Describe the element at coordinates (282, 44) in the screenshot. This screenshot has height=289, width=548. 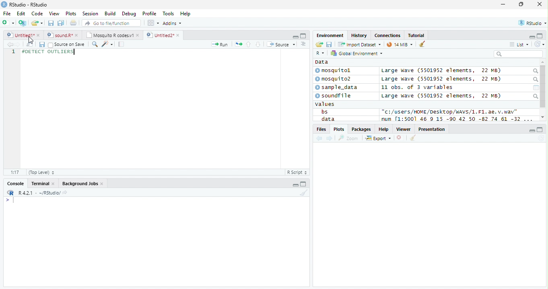
I see `Source` at that location.